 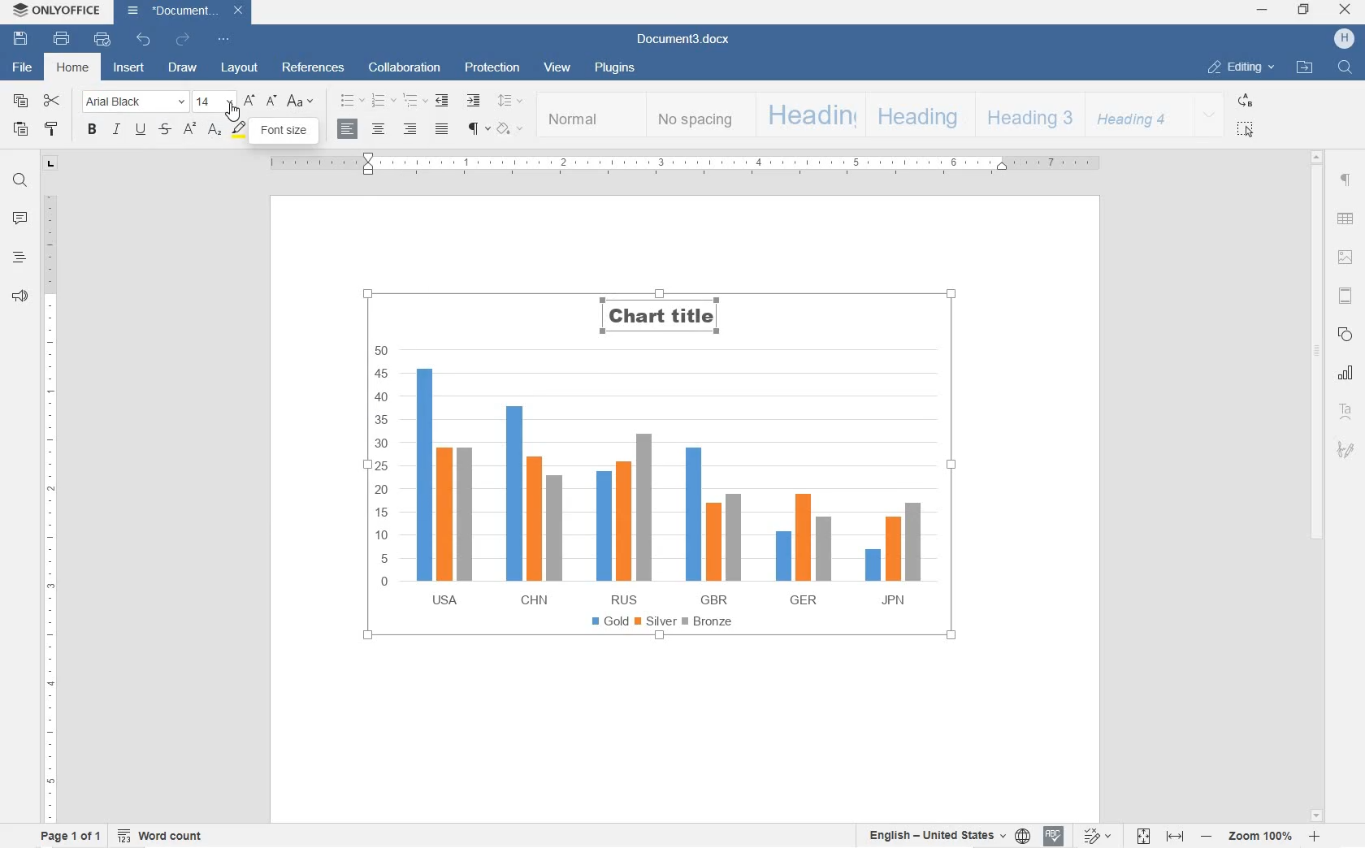 I want to click on LAYOUT, so click(x=240, y=67).